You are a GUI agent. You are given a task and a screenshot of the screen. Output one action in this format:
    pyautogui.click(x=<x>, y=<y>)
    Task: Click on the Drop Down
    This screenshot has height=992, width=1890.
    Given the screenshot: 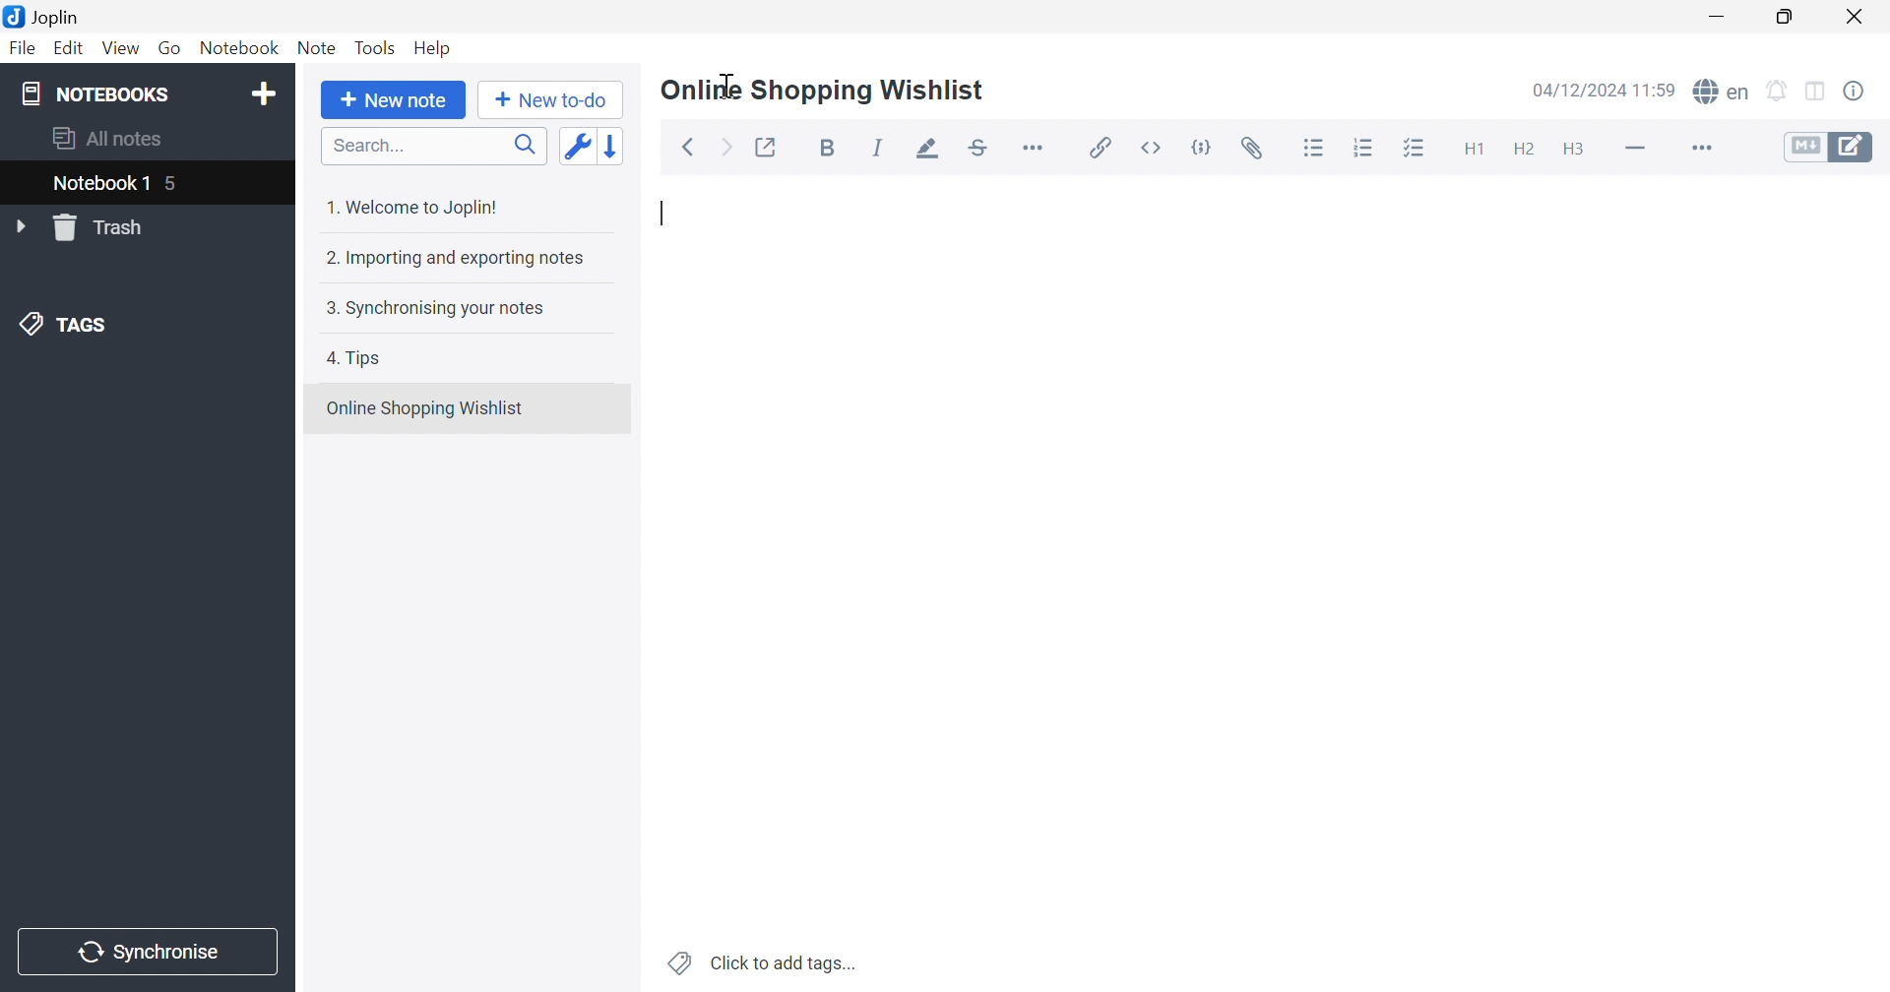 What is the action you would take?
    pyautogui.click(x=20, y=225)
    